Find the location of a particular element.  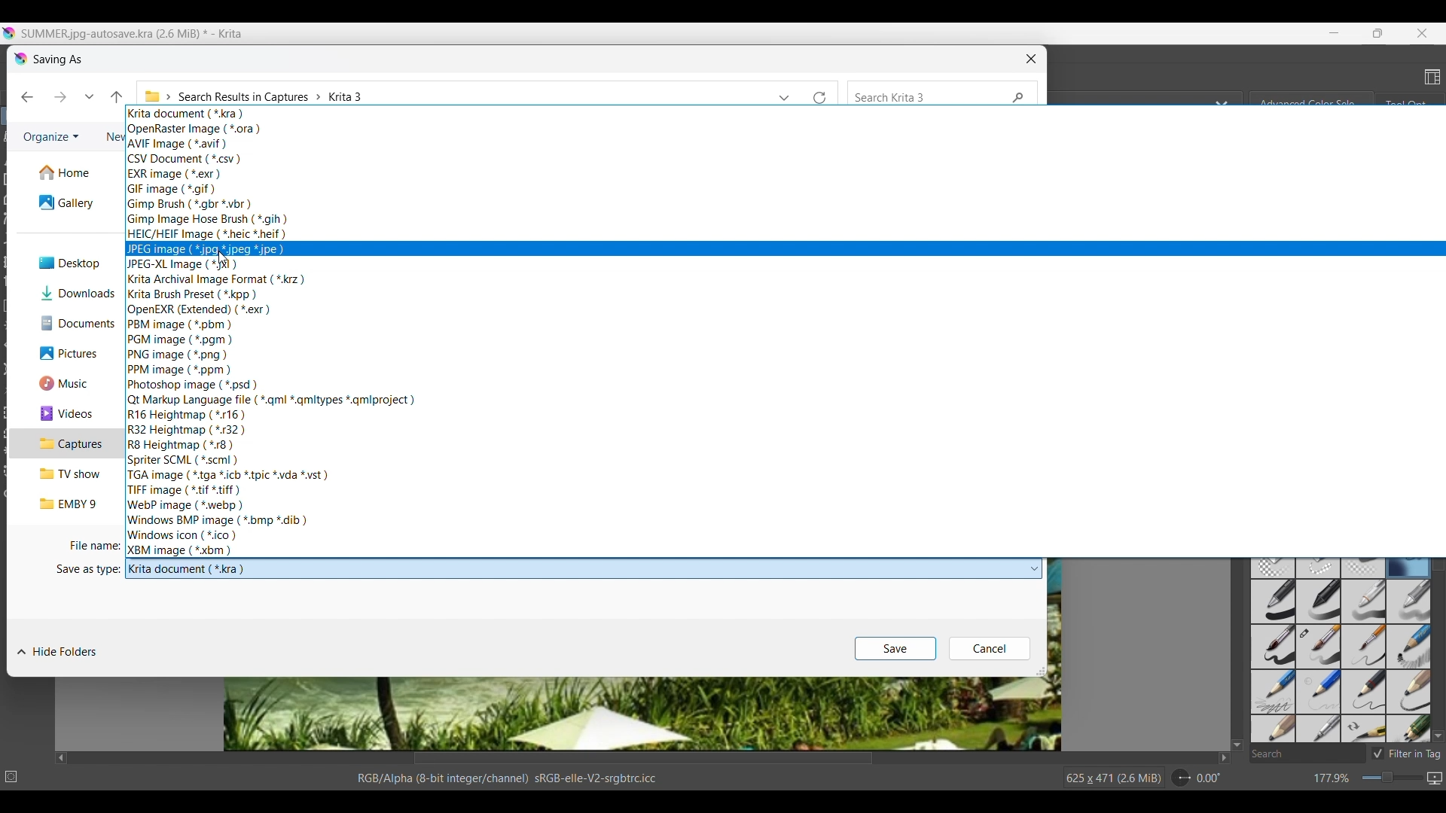

Current zoom factor is located at coordinates (1332, 778).